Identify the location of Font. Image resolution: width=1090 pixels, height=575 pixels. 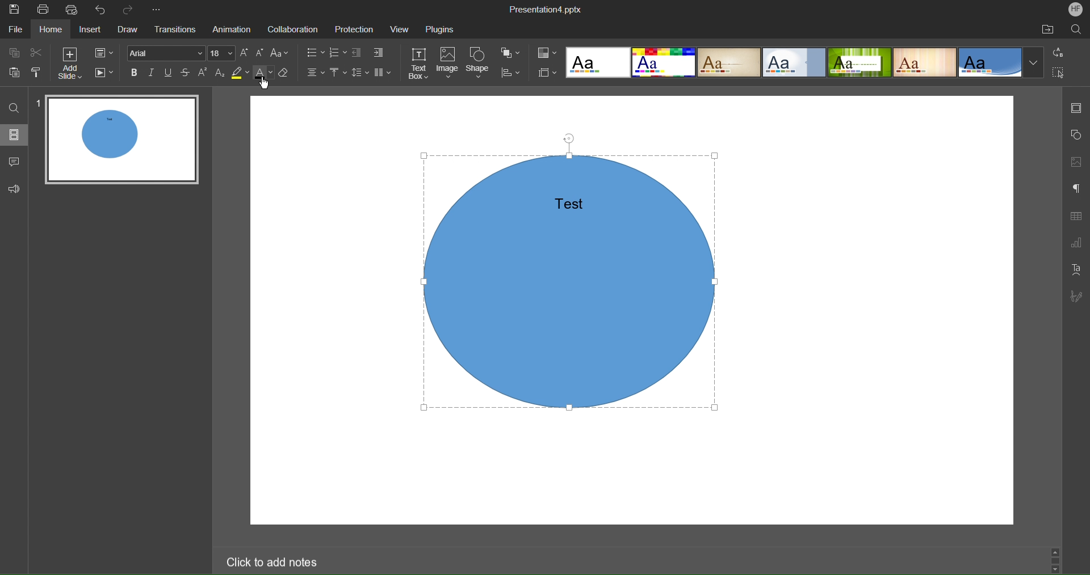
(167, 54).